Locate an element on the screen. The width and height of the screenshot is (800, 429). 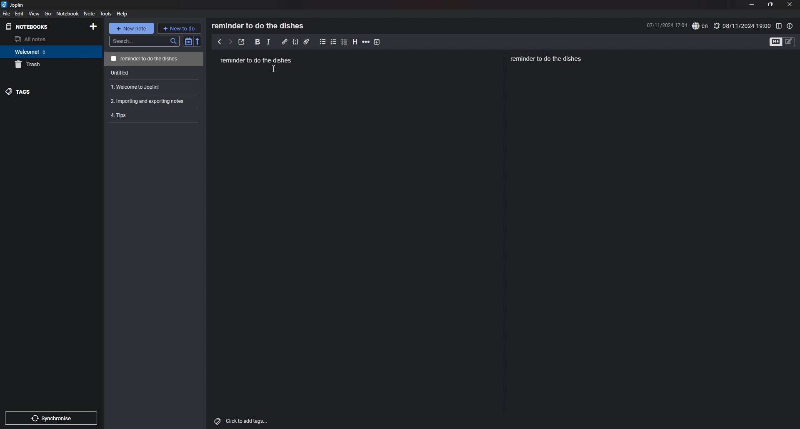
reminder is located at coordinates (257, 61).